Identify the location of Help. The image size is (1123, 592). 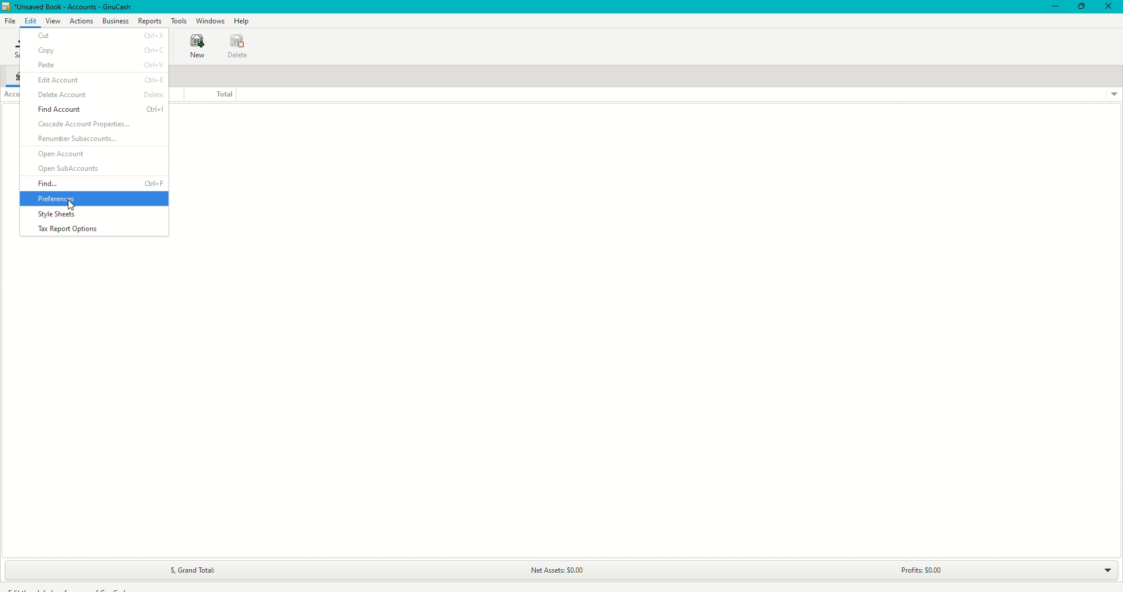
(243, 21).